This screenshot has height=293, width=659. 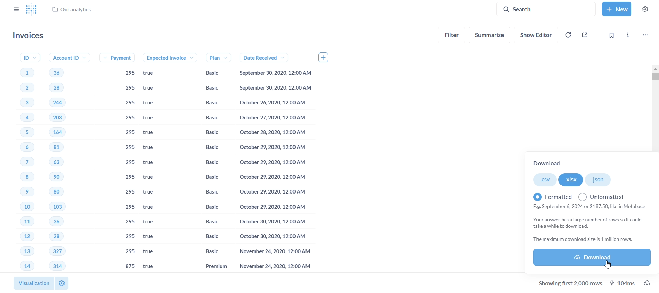 I want to click on 875, so click(x=130, y=266).